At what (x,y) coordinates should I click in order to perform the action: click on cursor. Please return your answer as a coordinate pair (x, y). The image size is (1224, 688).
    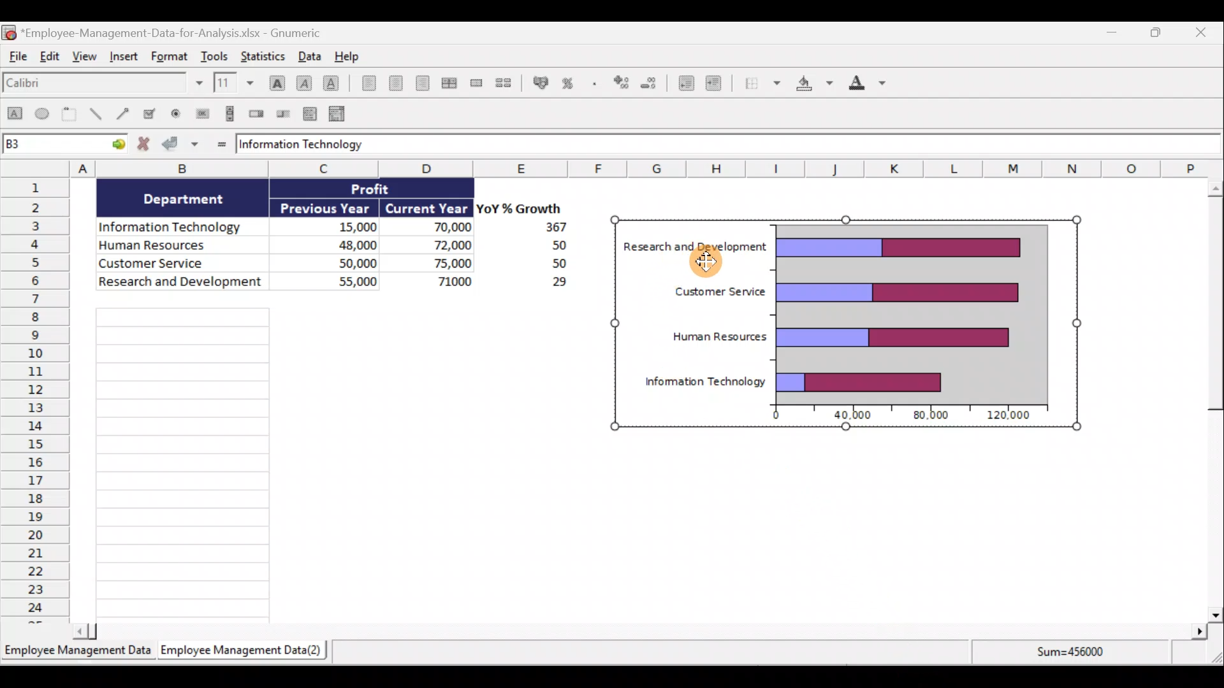
    Looking at the image, I should click on (707, 264).